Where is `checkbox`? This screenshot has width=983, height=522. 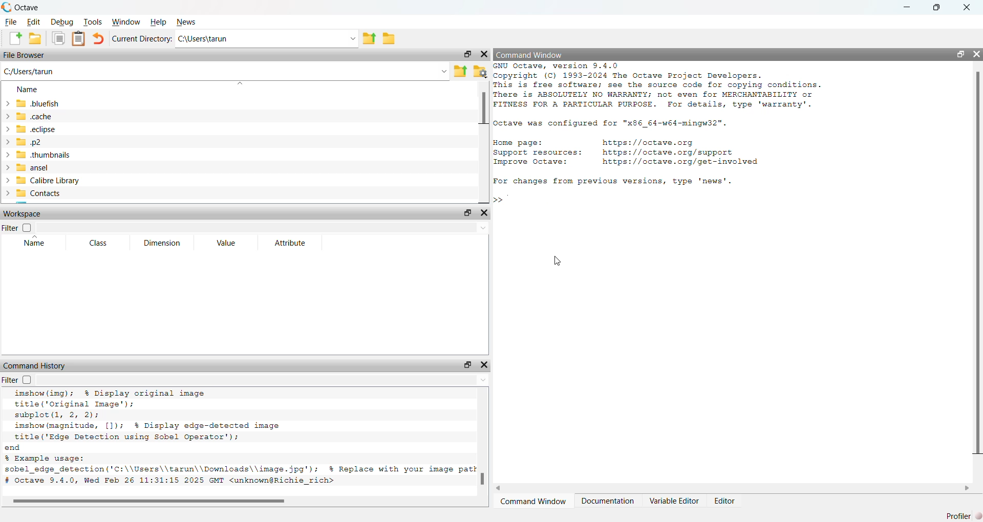 checkbox is located at coordinates (29, 380).